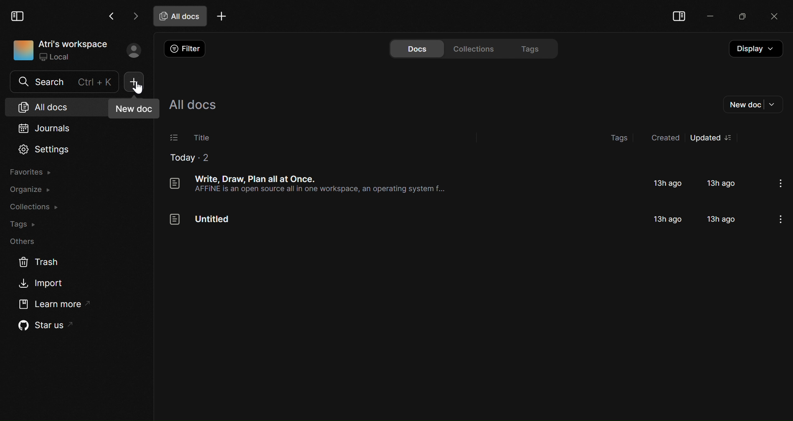  What do you see at coordinates (679, 17) in the screenshot?
I see `Collapse sidebar` at bounding box center [679, 17].